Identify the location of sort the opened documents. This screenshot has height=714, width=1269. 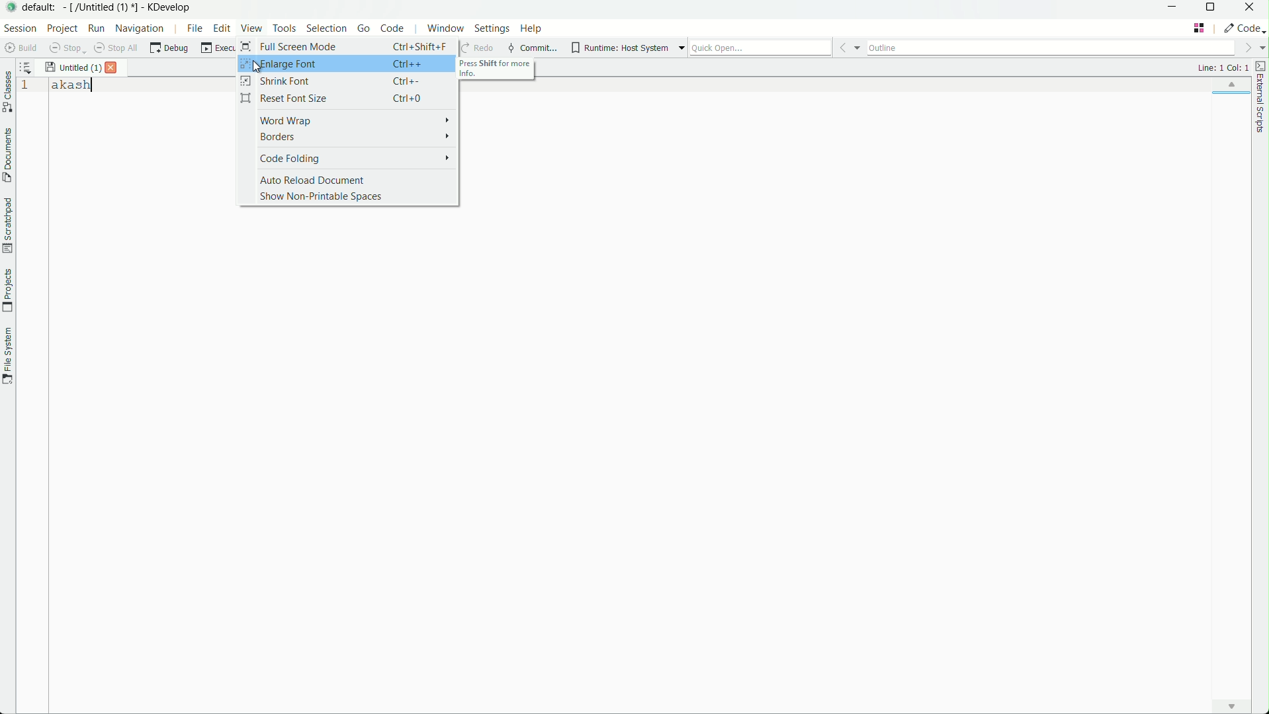
(26, 67).